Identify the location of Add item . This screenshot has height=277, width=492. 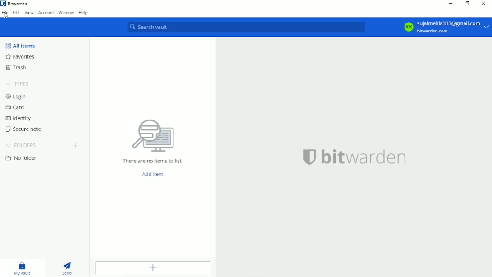
(155, 268).